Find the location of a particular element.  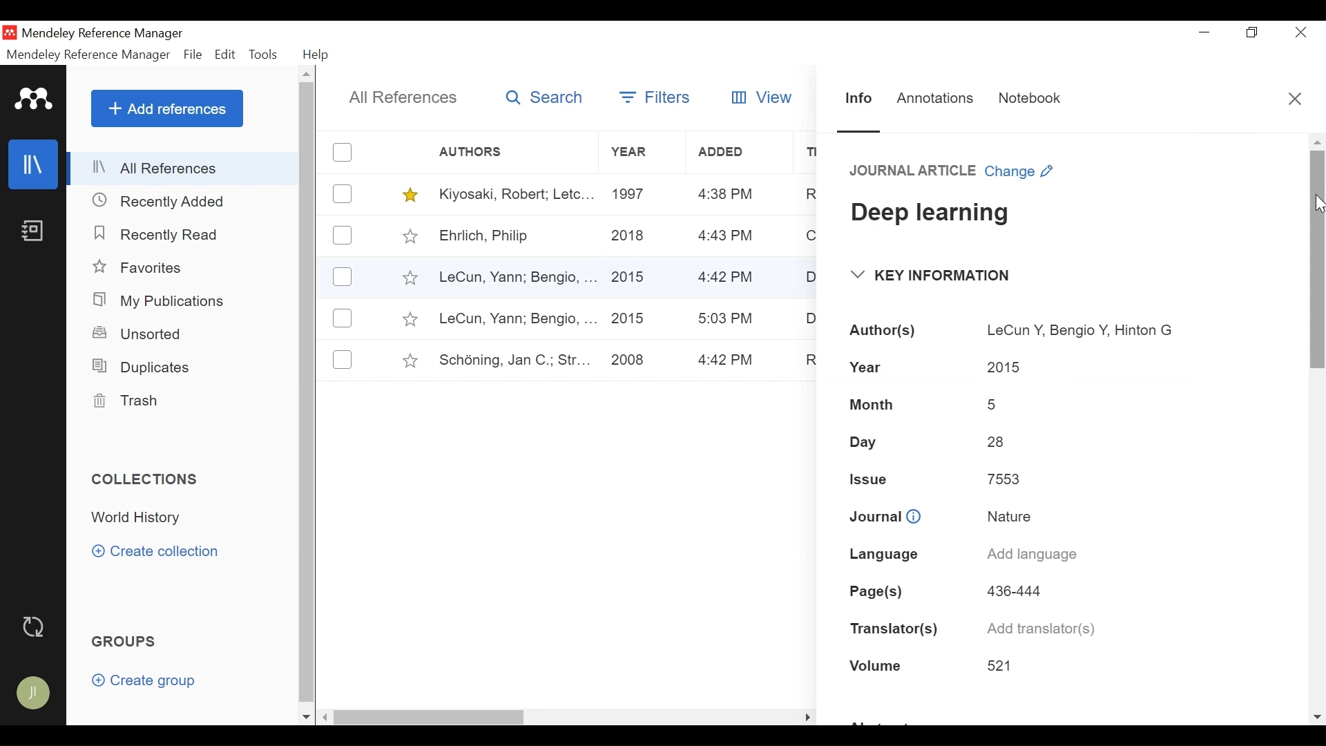

Recently Read is located at coordinates (159, 234).